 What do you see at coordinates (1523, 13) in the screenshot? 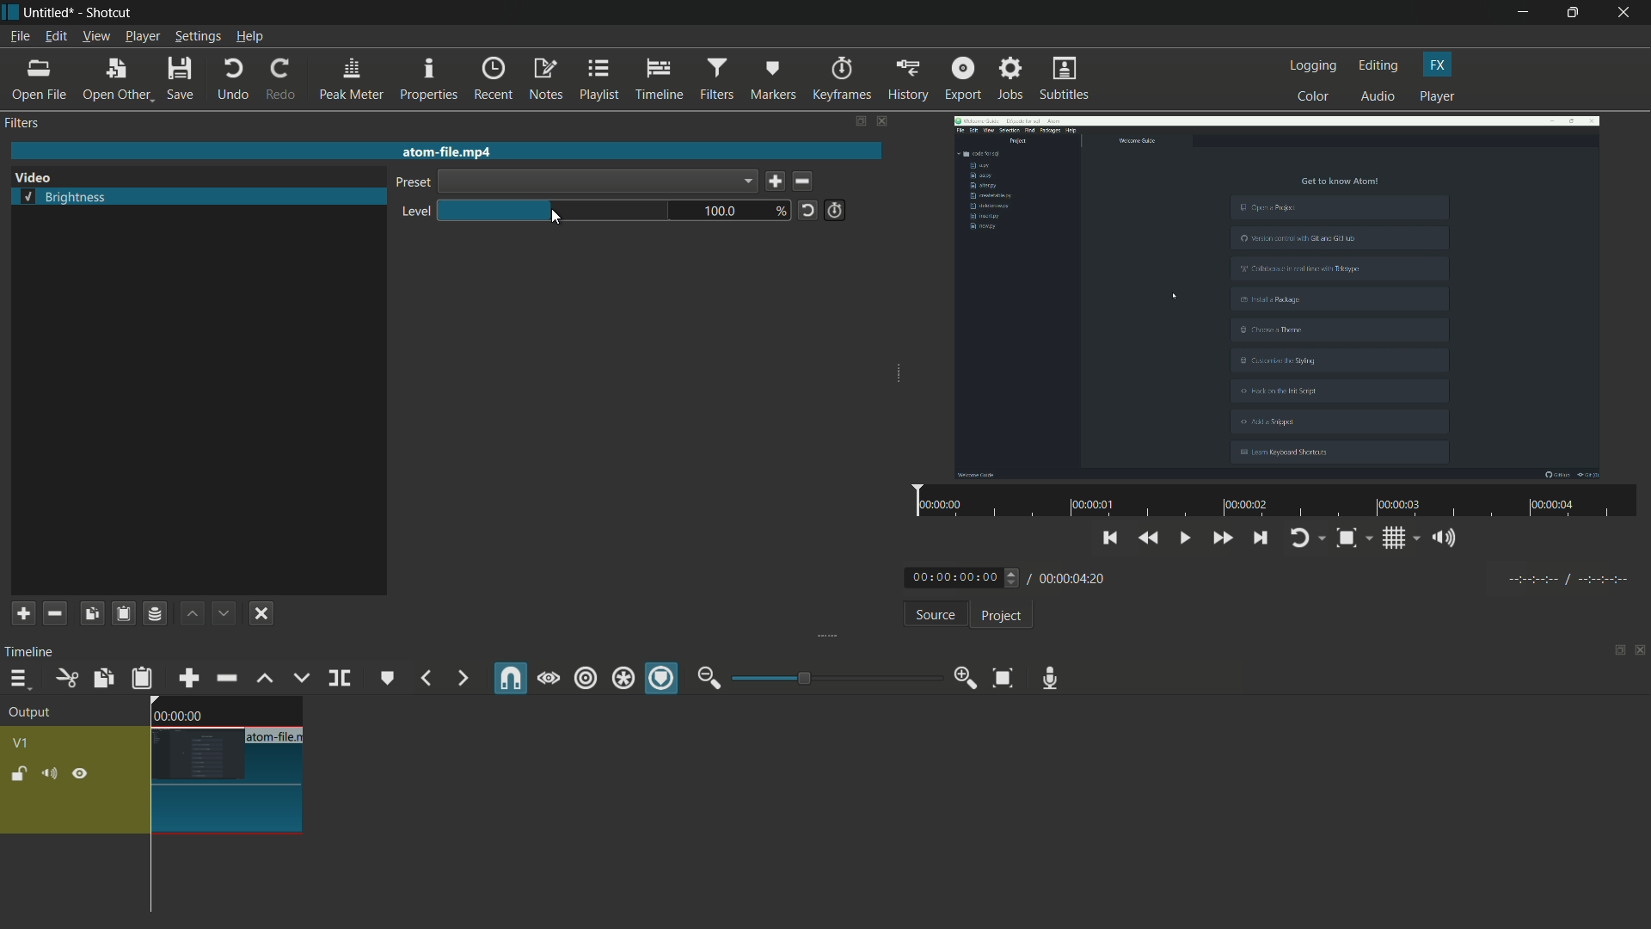
I see `minimize` at bounding box center [1523, 13].